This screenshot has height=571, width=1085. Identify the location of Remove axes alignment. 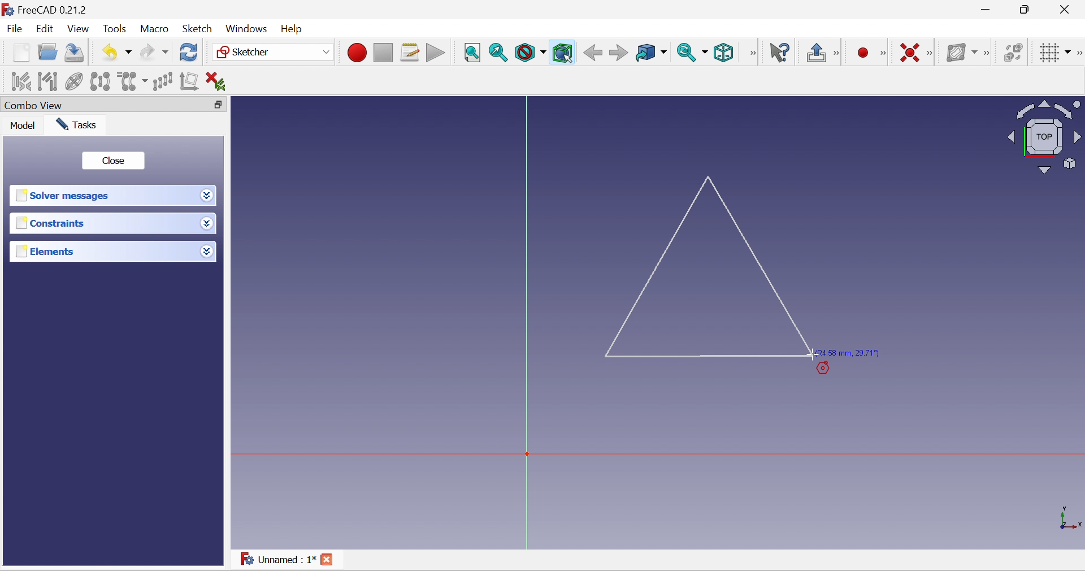
(189, 80).